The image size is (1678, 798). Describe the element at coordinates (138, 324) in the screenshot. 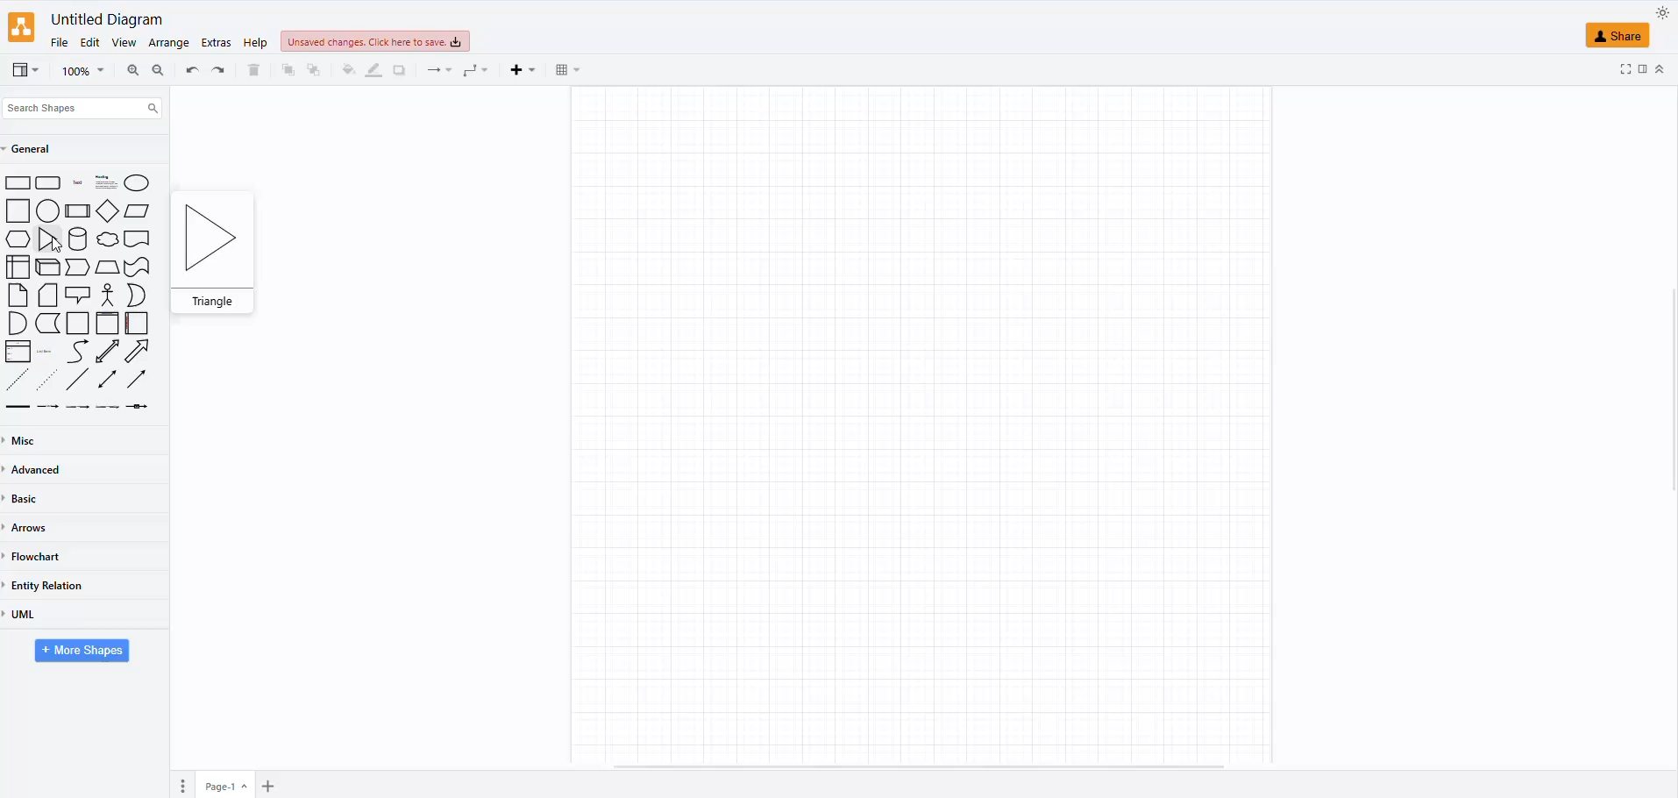

I see `Sidebar` at that location.